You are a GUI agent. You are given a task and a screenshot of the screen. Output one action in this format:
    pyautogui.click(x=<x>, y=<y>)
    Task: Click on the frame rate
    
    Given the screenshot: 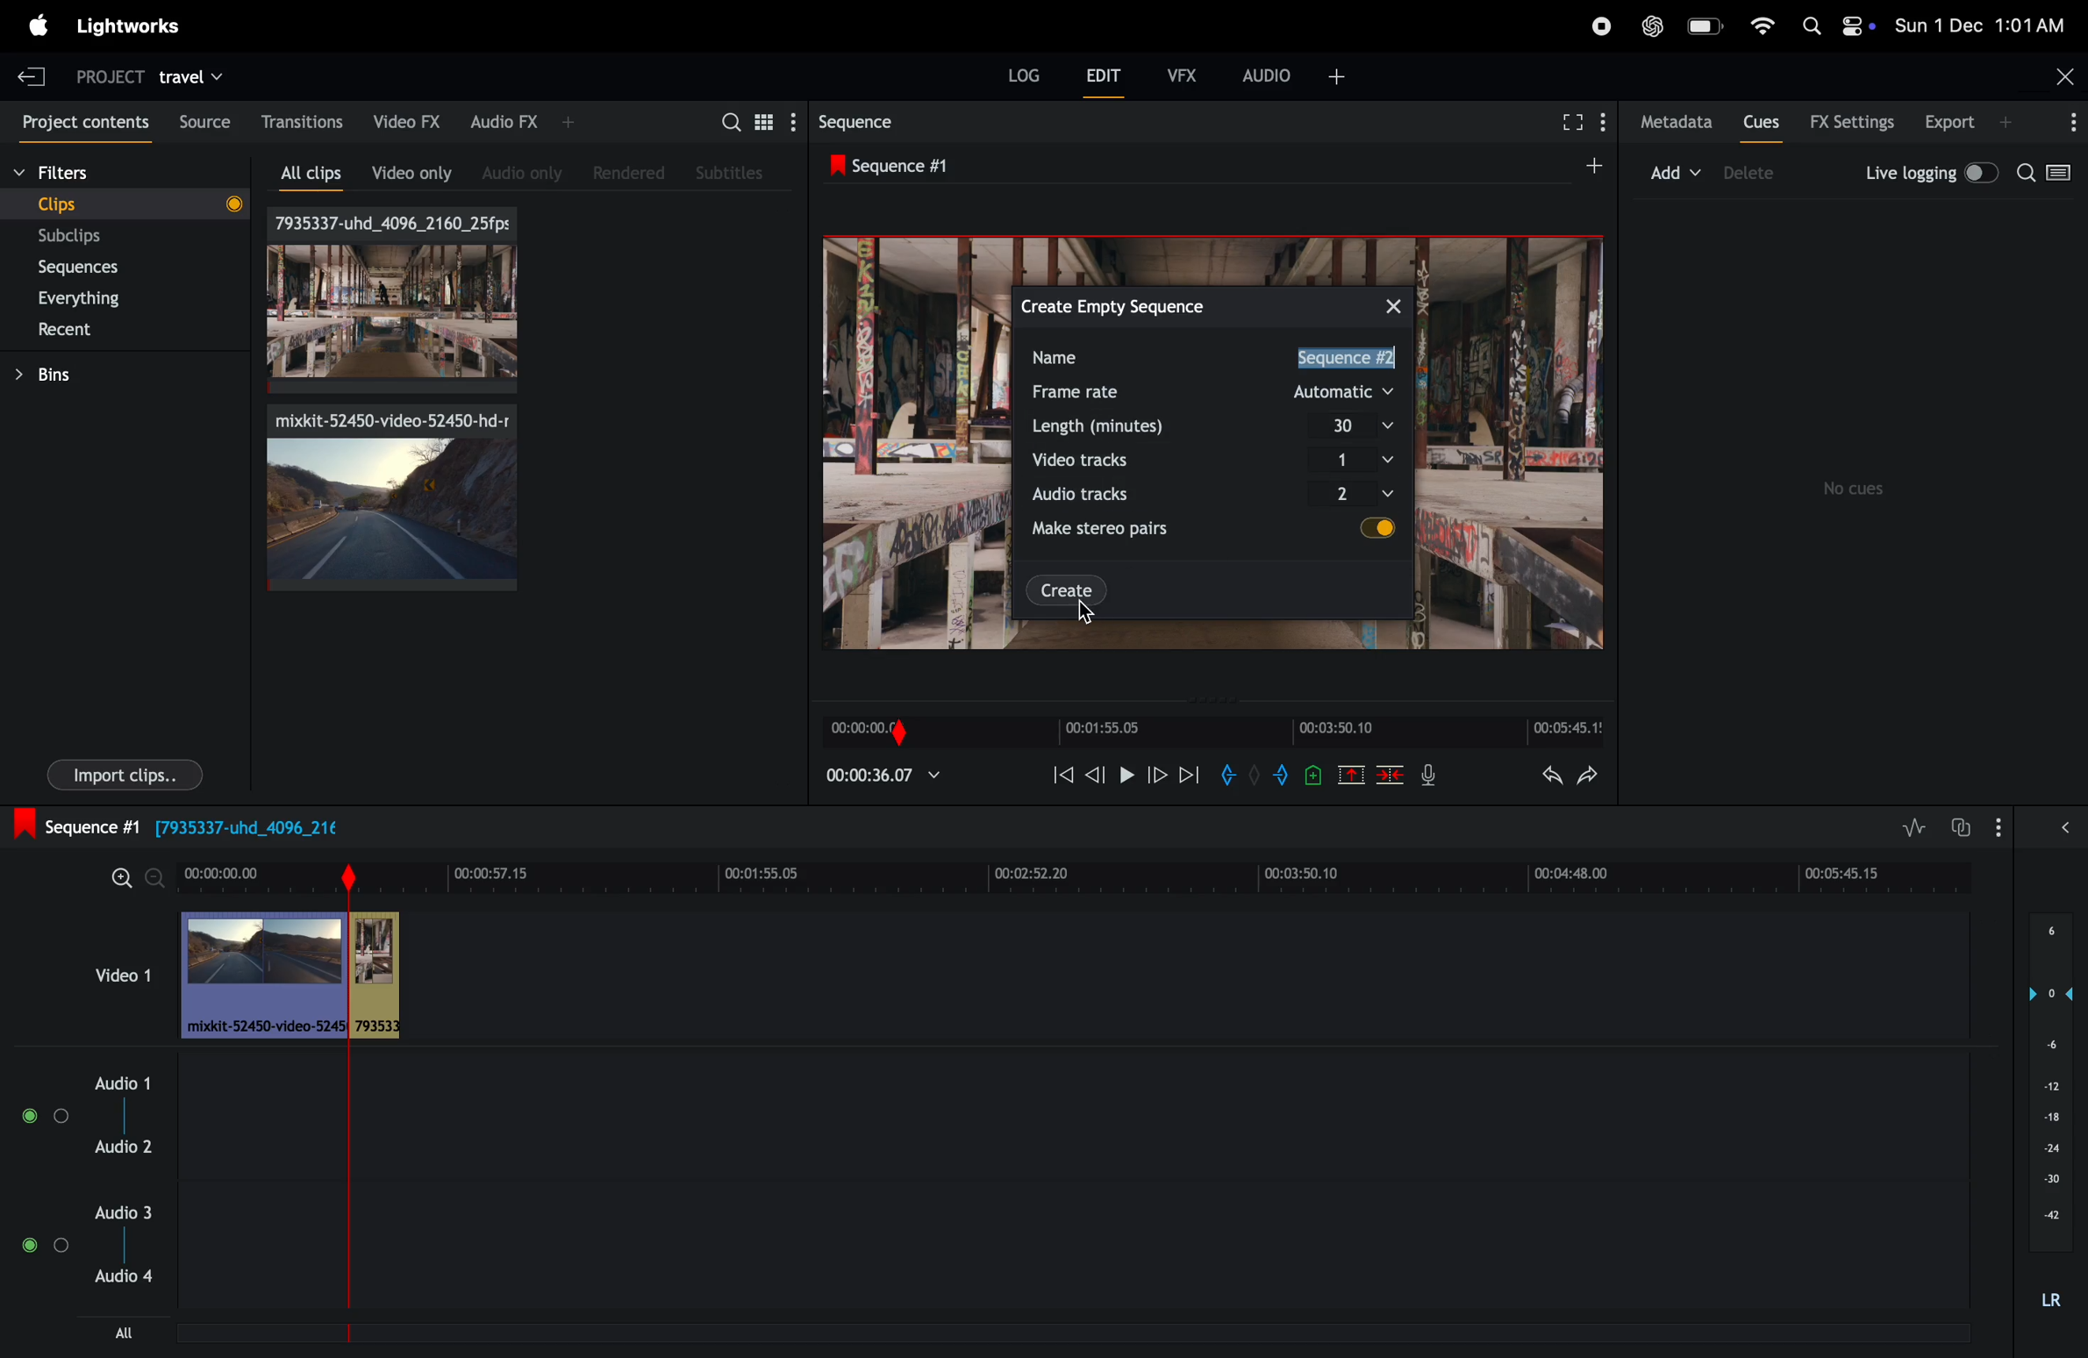 What is the action you would take?
    pyautogui.click(x=1086, y=393)
    